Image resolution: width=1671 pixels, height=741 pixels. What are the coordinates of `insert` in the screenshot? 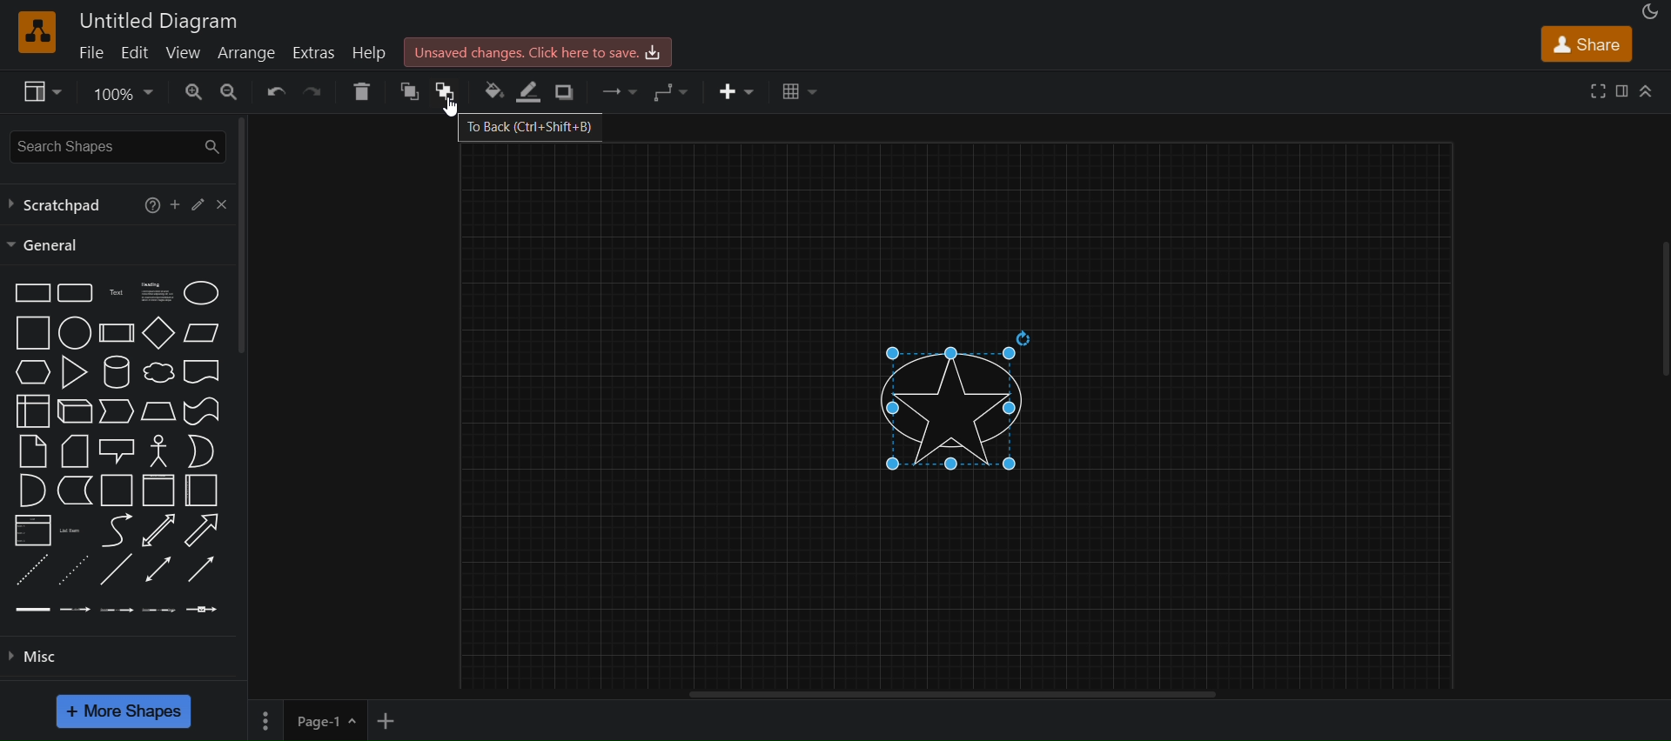 It's located at (738, 90).